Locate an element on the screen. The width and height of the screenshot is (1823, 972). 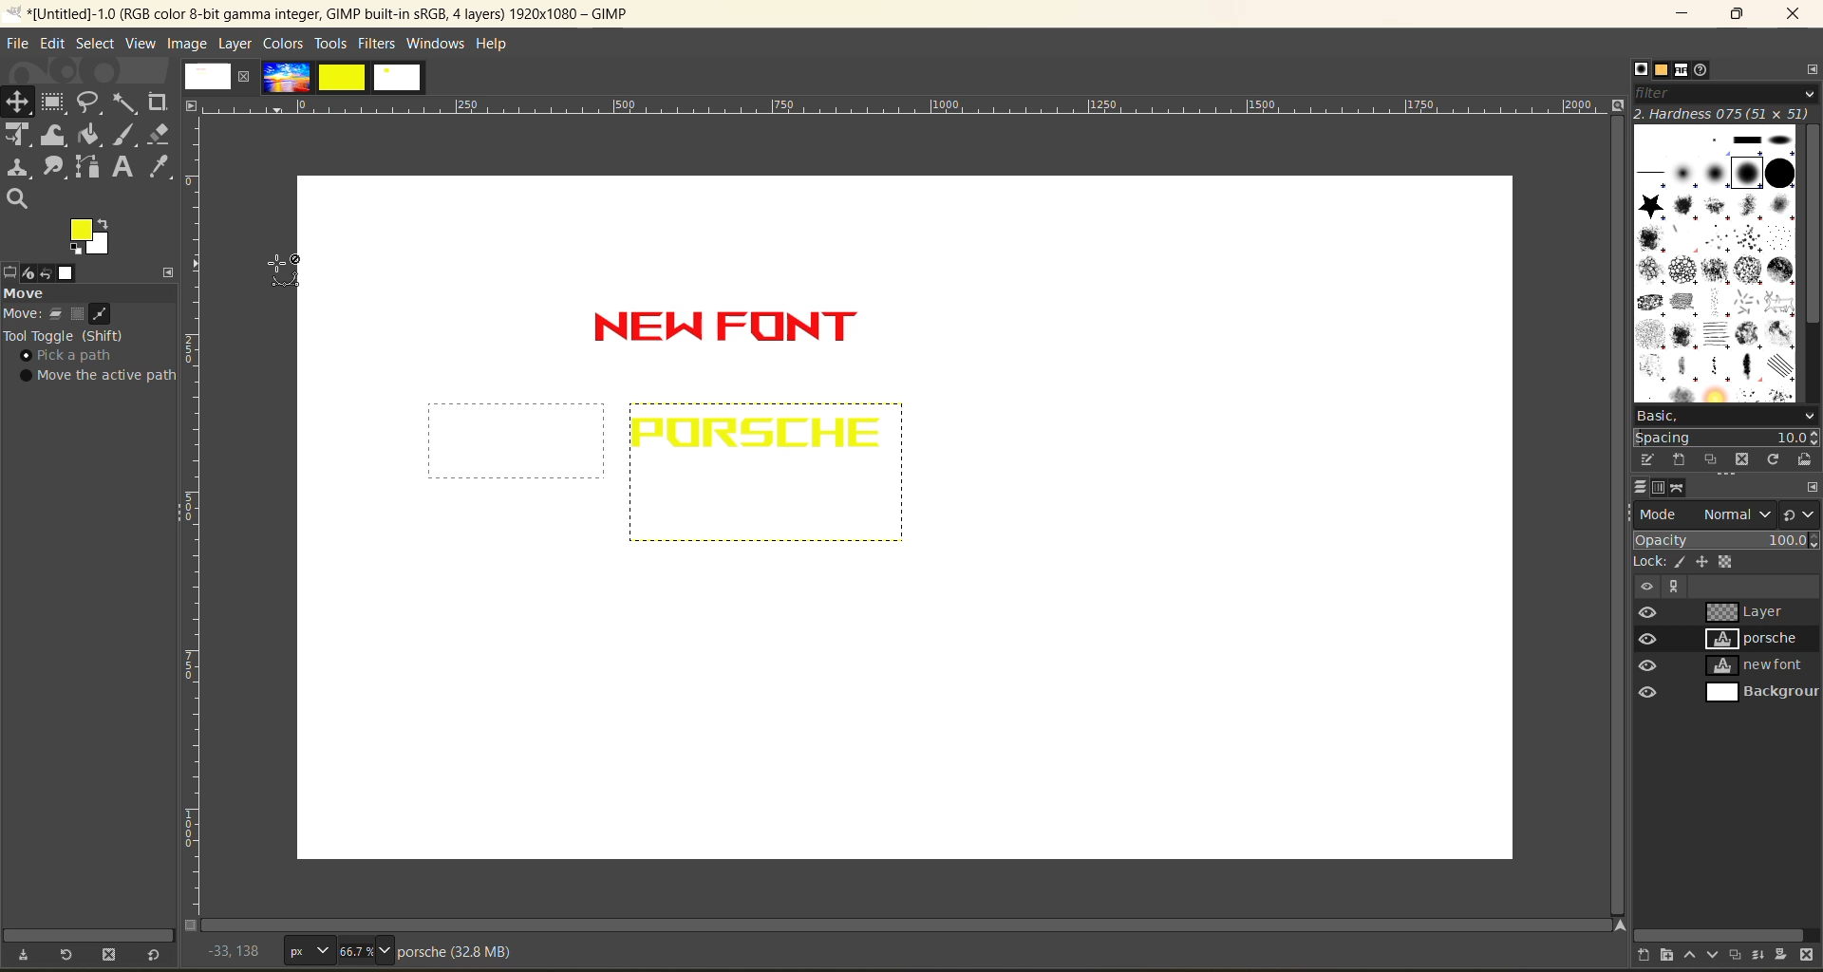
reset to default values is located at coordinates (155, 957).